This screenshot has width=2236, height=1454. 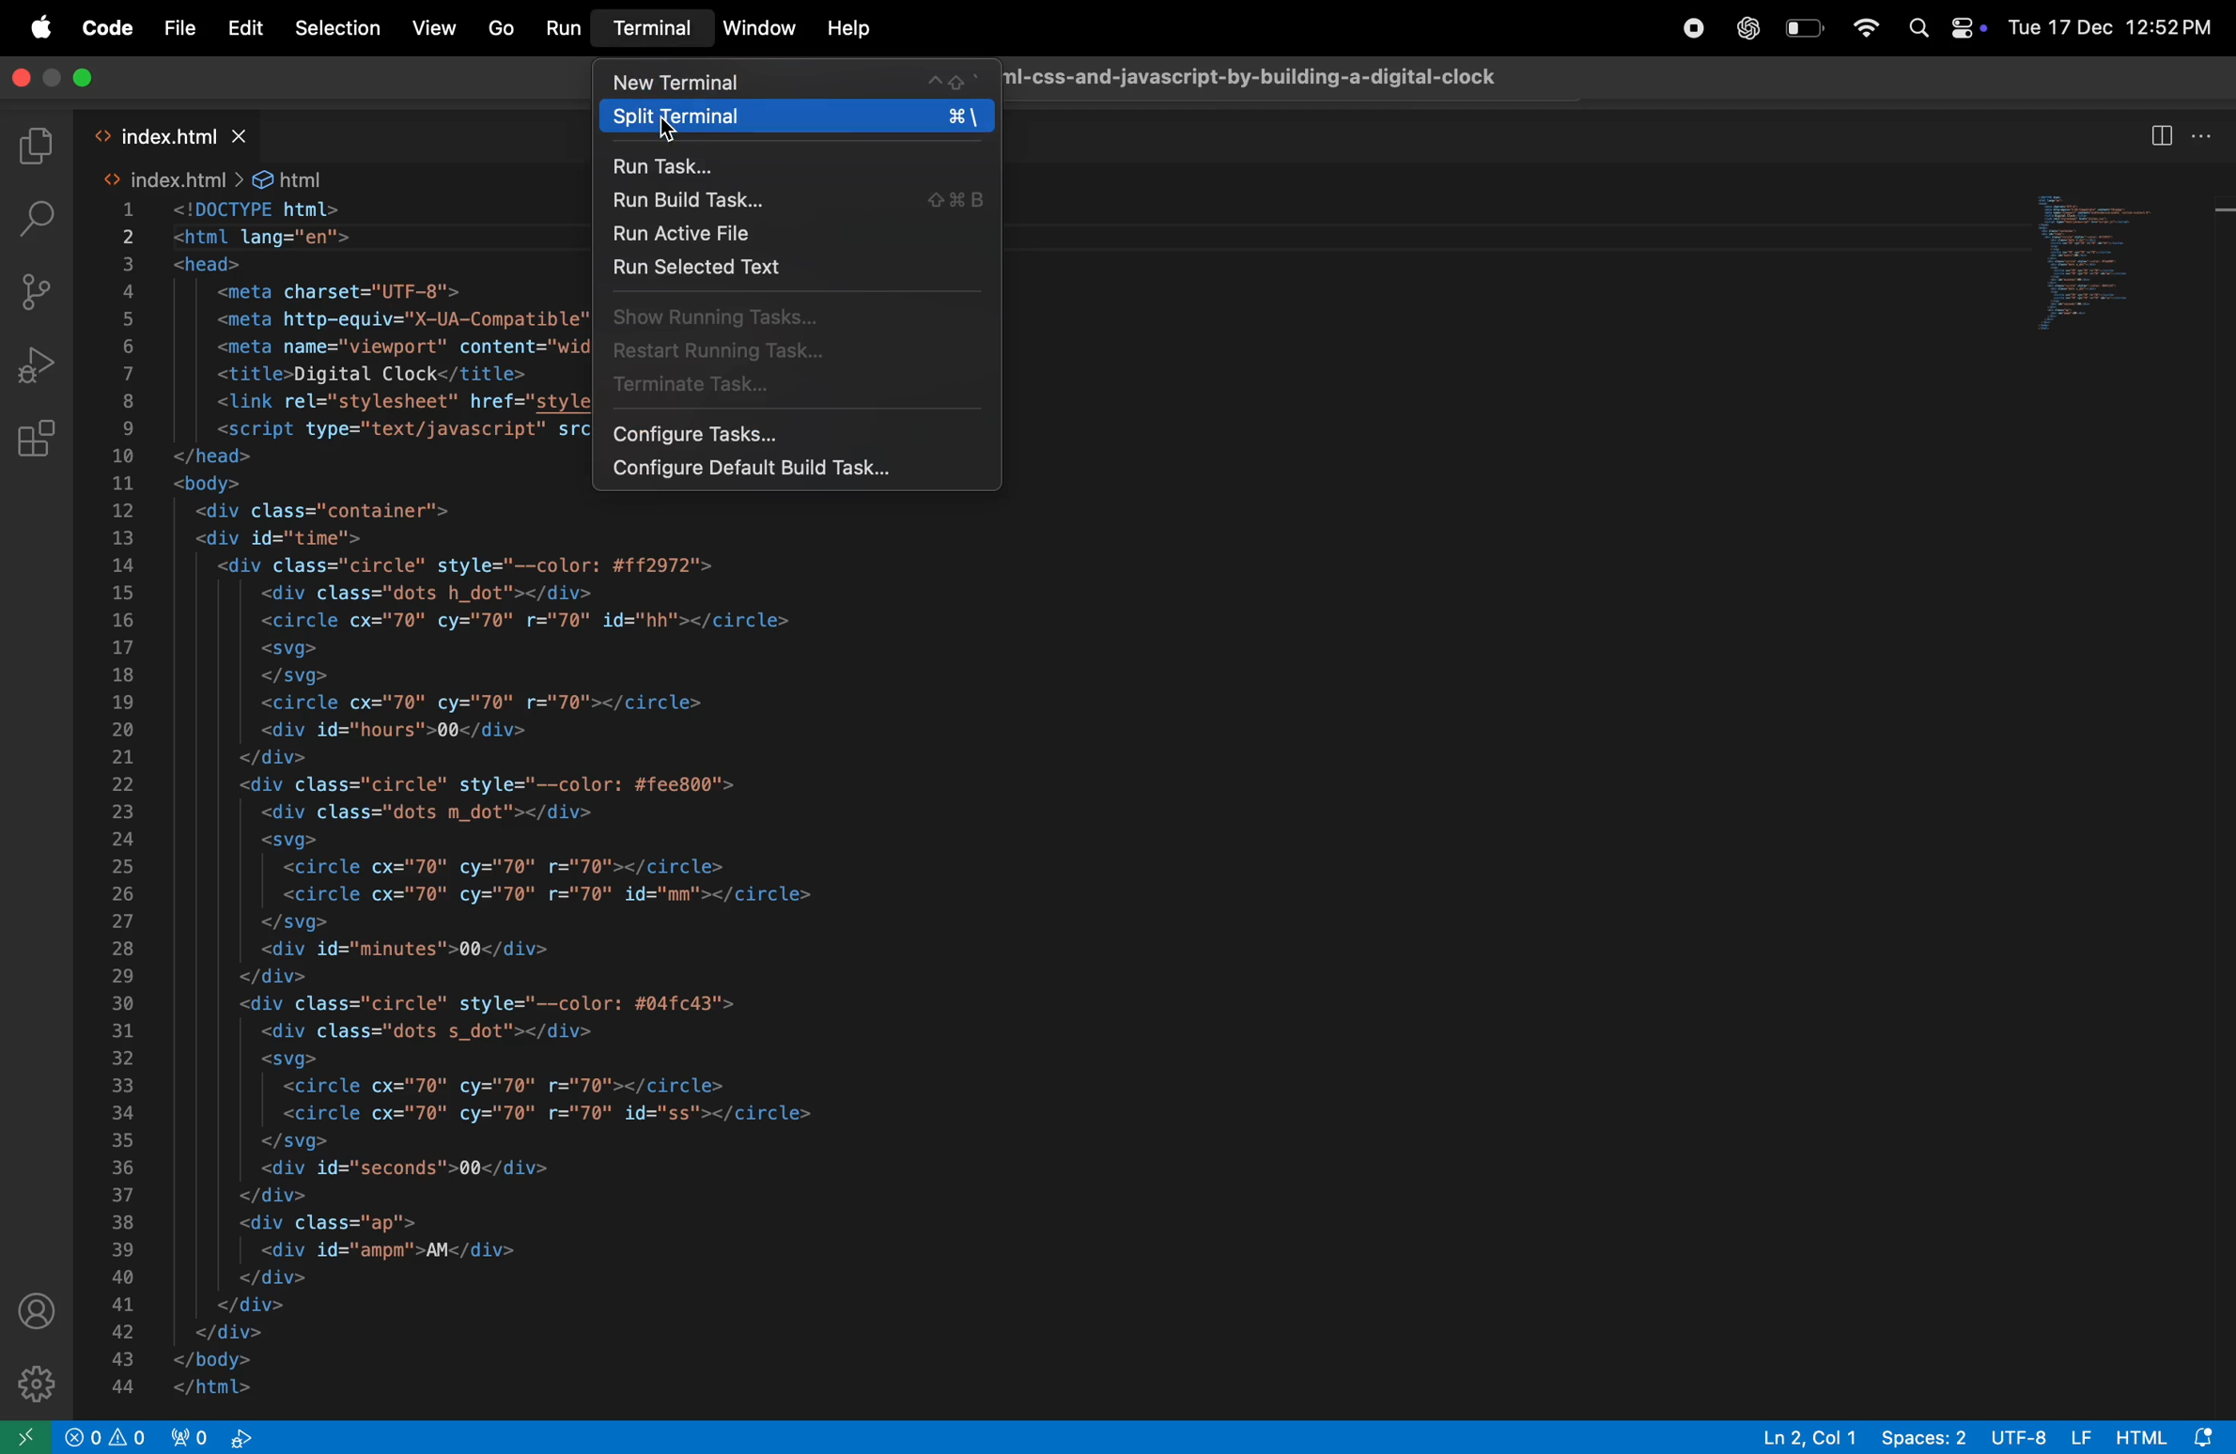 I want to click on options, so click(x=2207, y=135).